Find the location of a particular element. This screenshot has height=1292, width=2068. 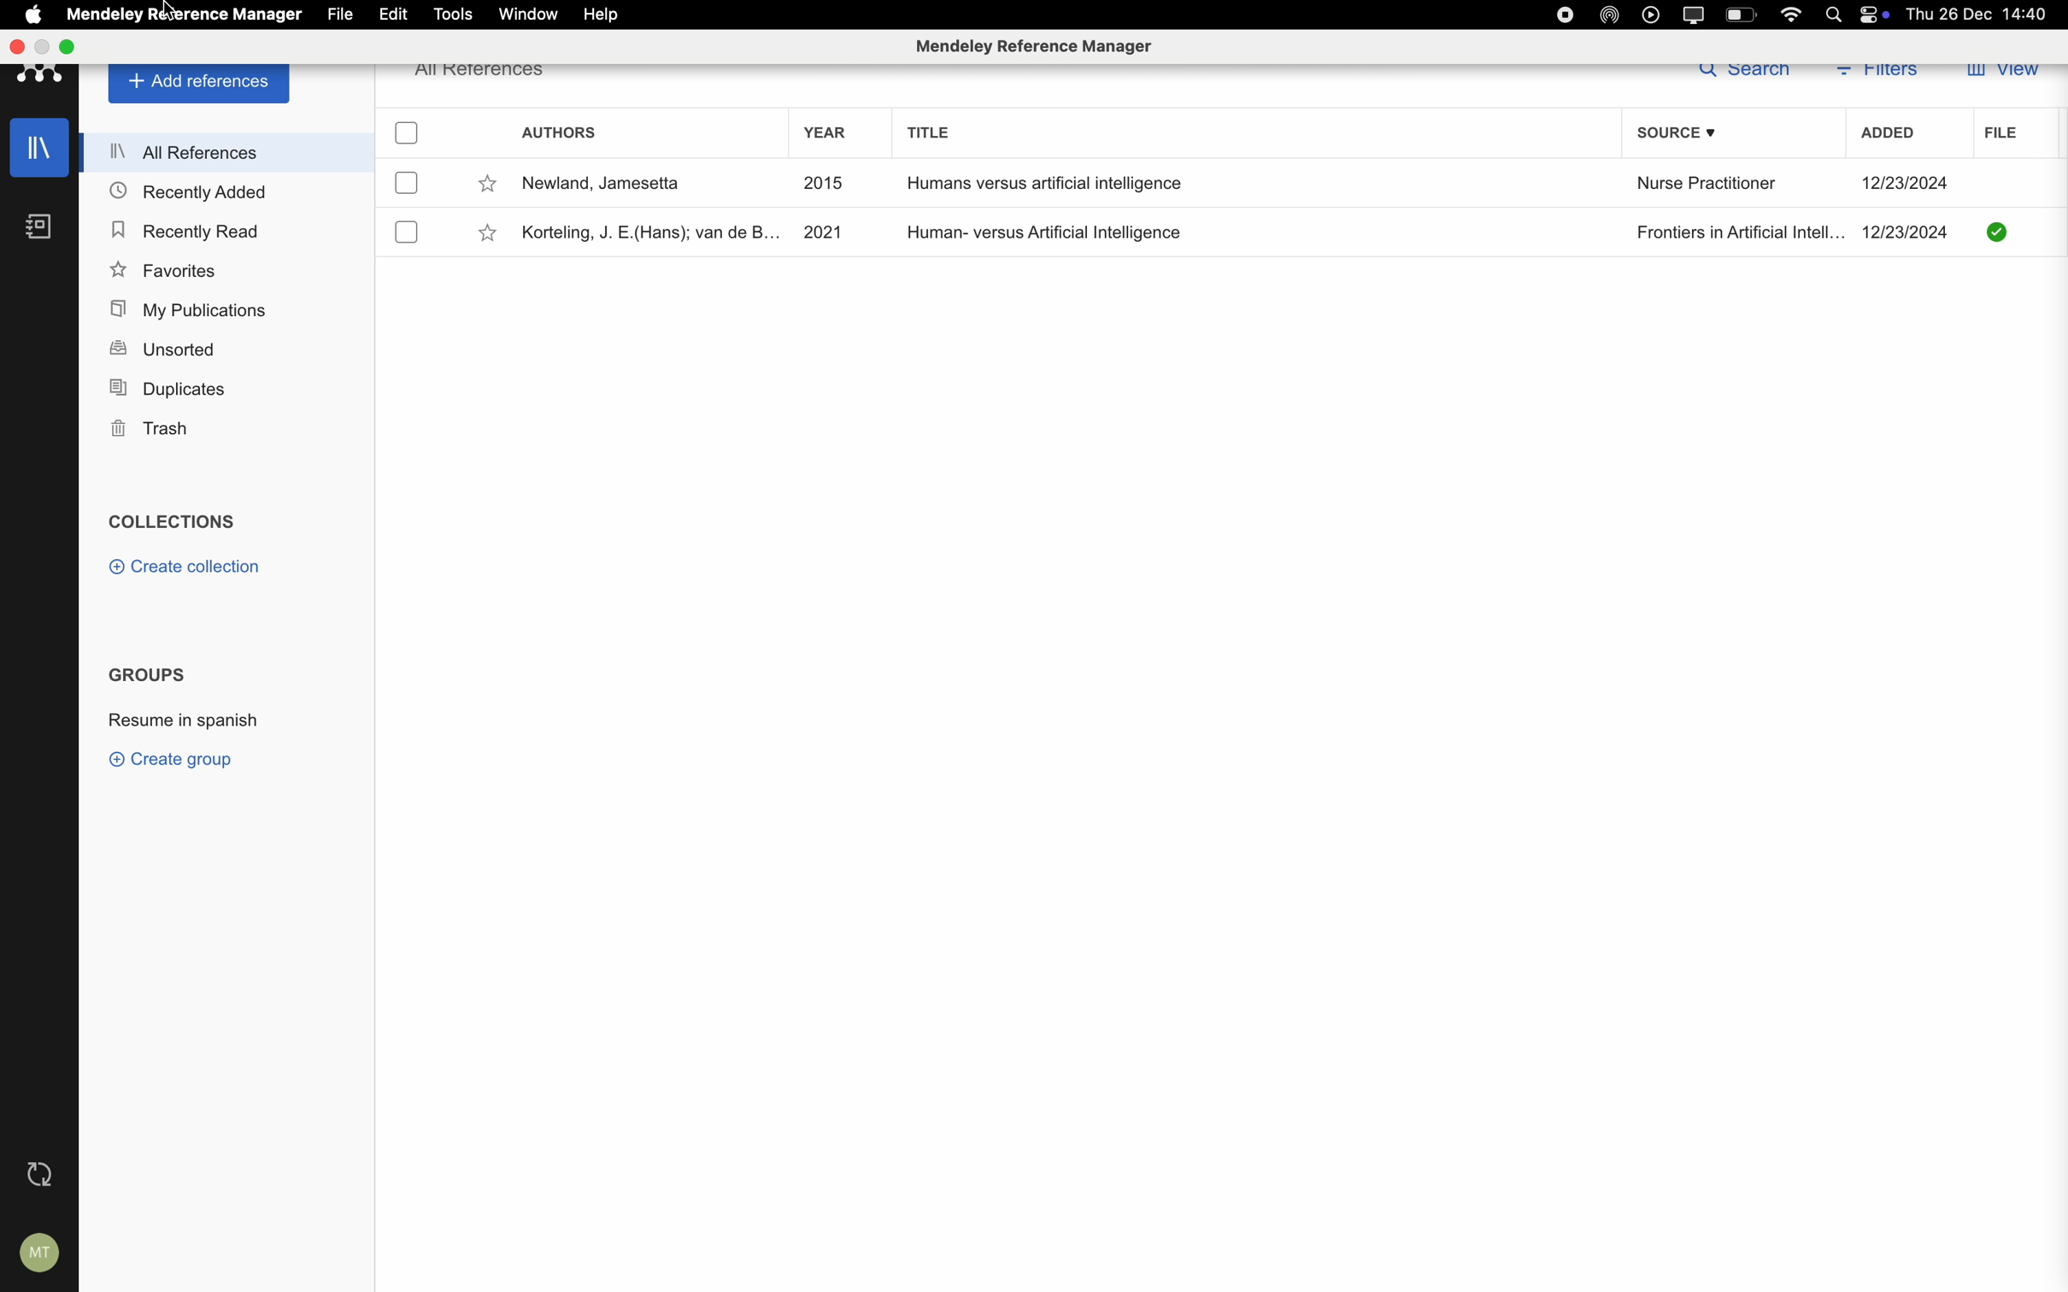

edit is located at coordinates (394, 15).